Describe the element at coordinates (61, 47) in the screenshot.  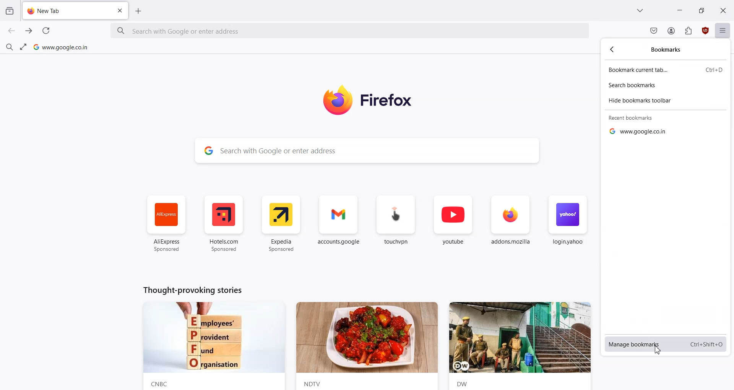
I see `Google home page` at that location.